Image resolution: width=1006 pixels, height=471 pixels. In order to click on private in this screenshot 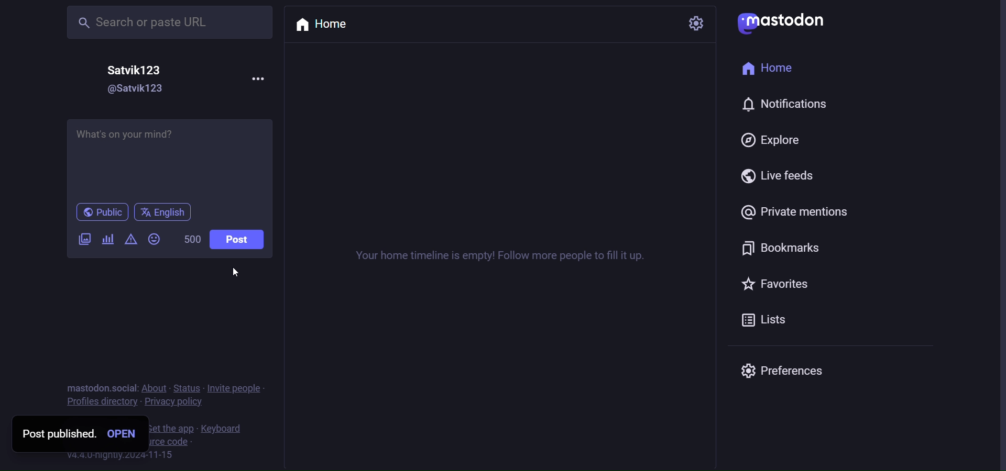, I will do `click(800, 213)`.